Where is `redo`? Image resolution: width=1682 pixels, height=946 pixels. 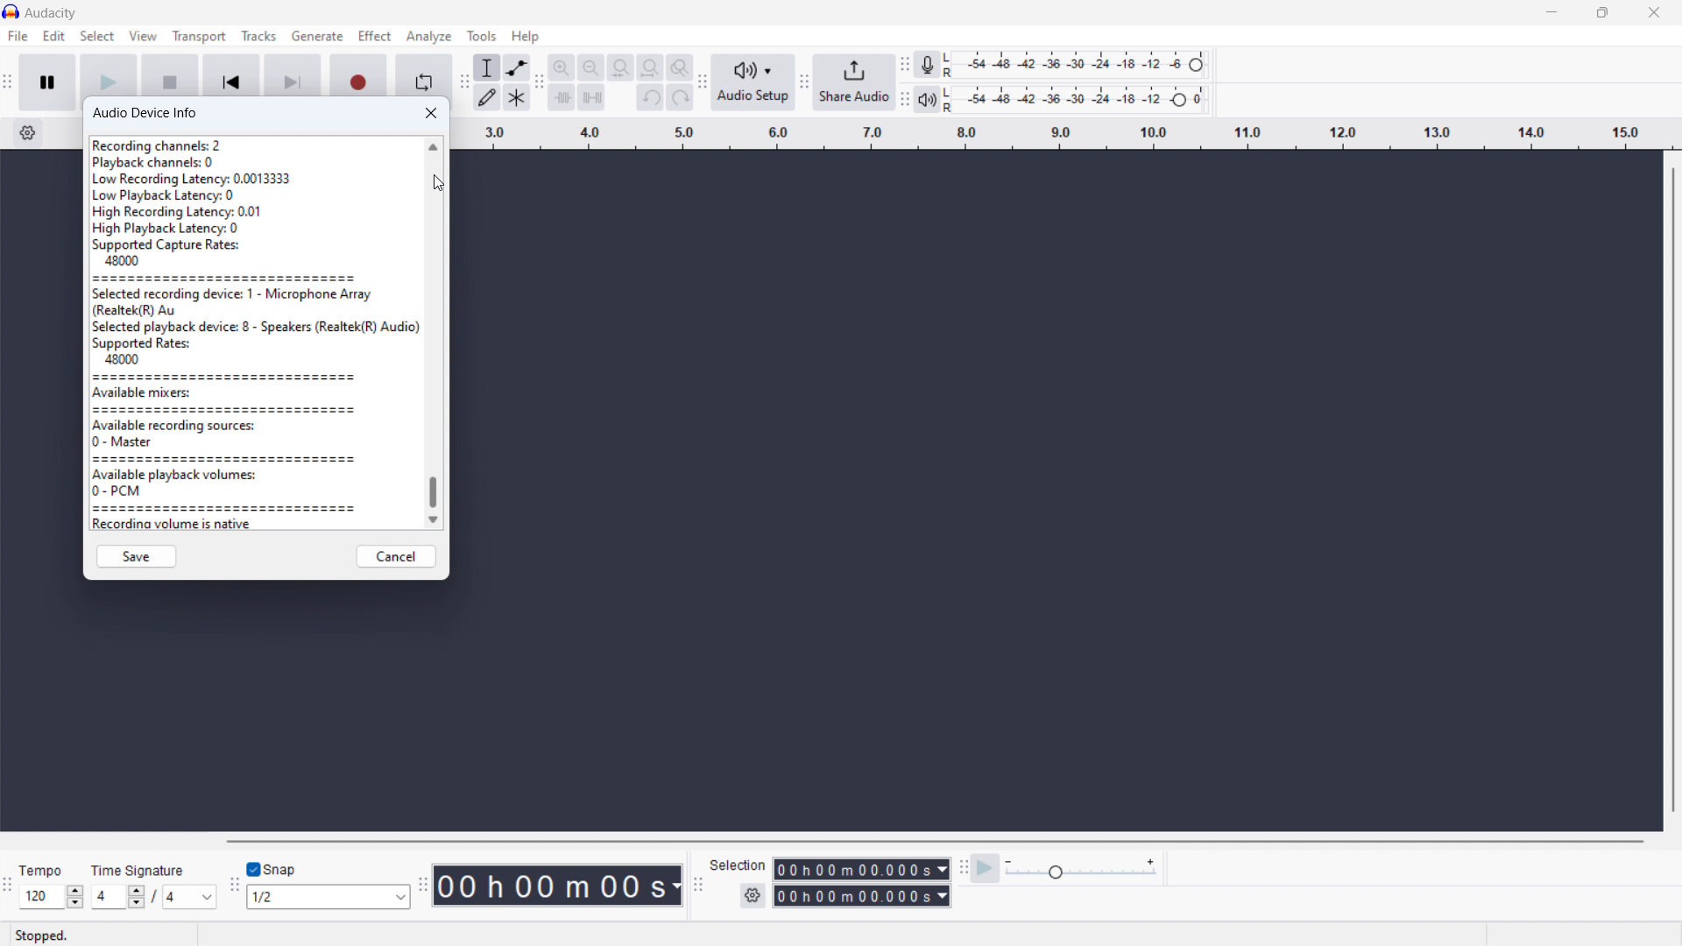
redo is located at coordinates (680, 97).